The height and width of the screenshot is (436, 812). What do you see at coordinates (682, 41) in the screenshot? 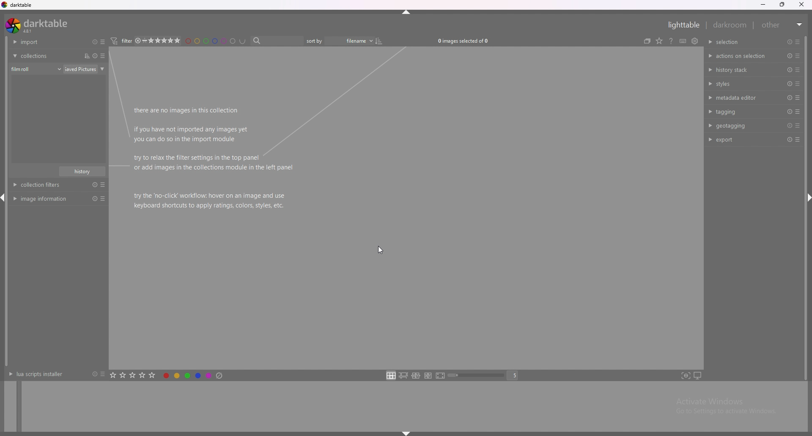
I see `online help` at bounding box center [682, 41].